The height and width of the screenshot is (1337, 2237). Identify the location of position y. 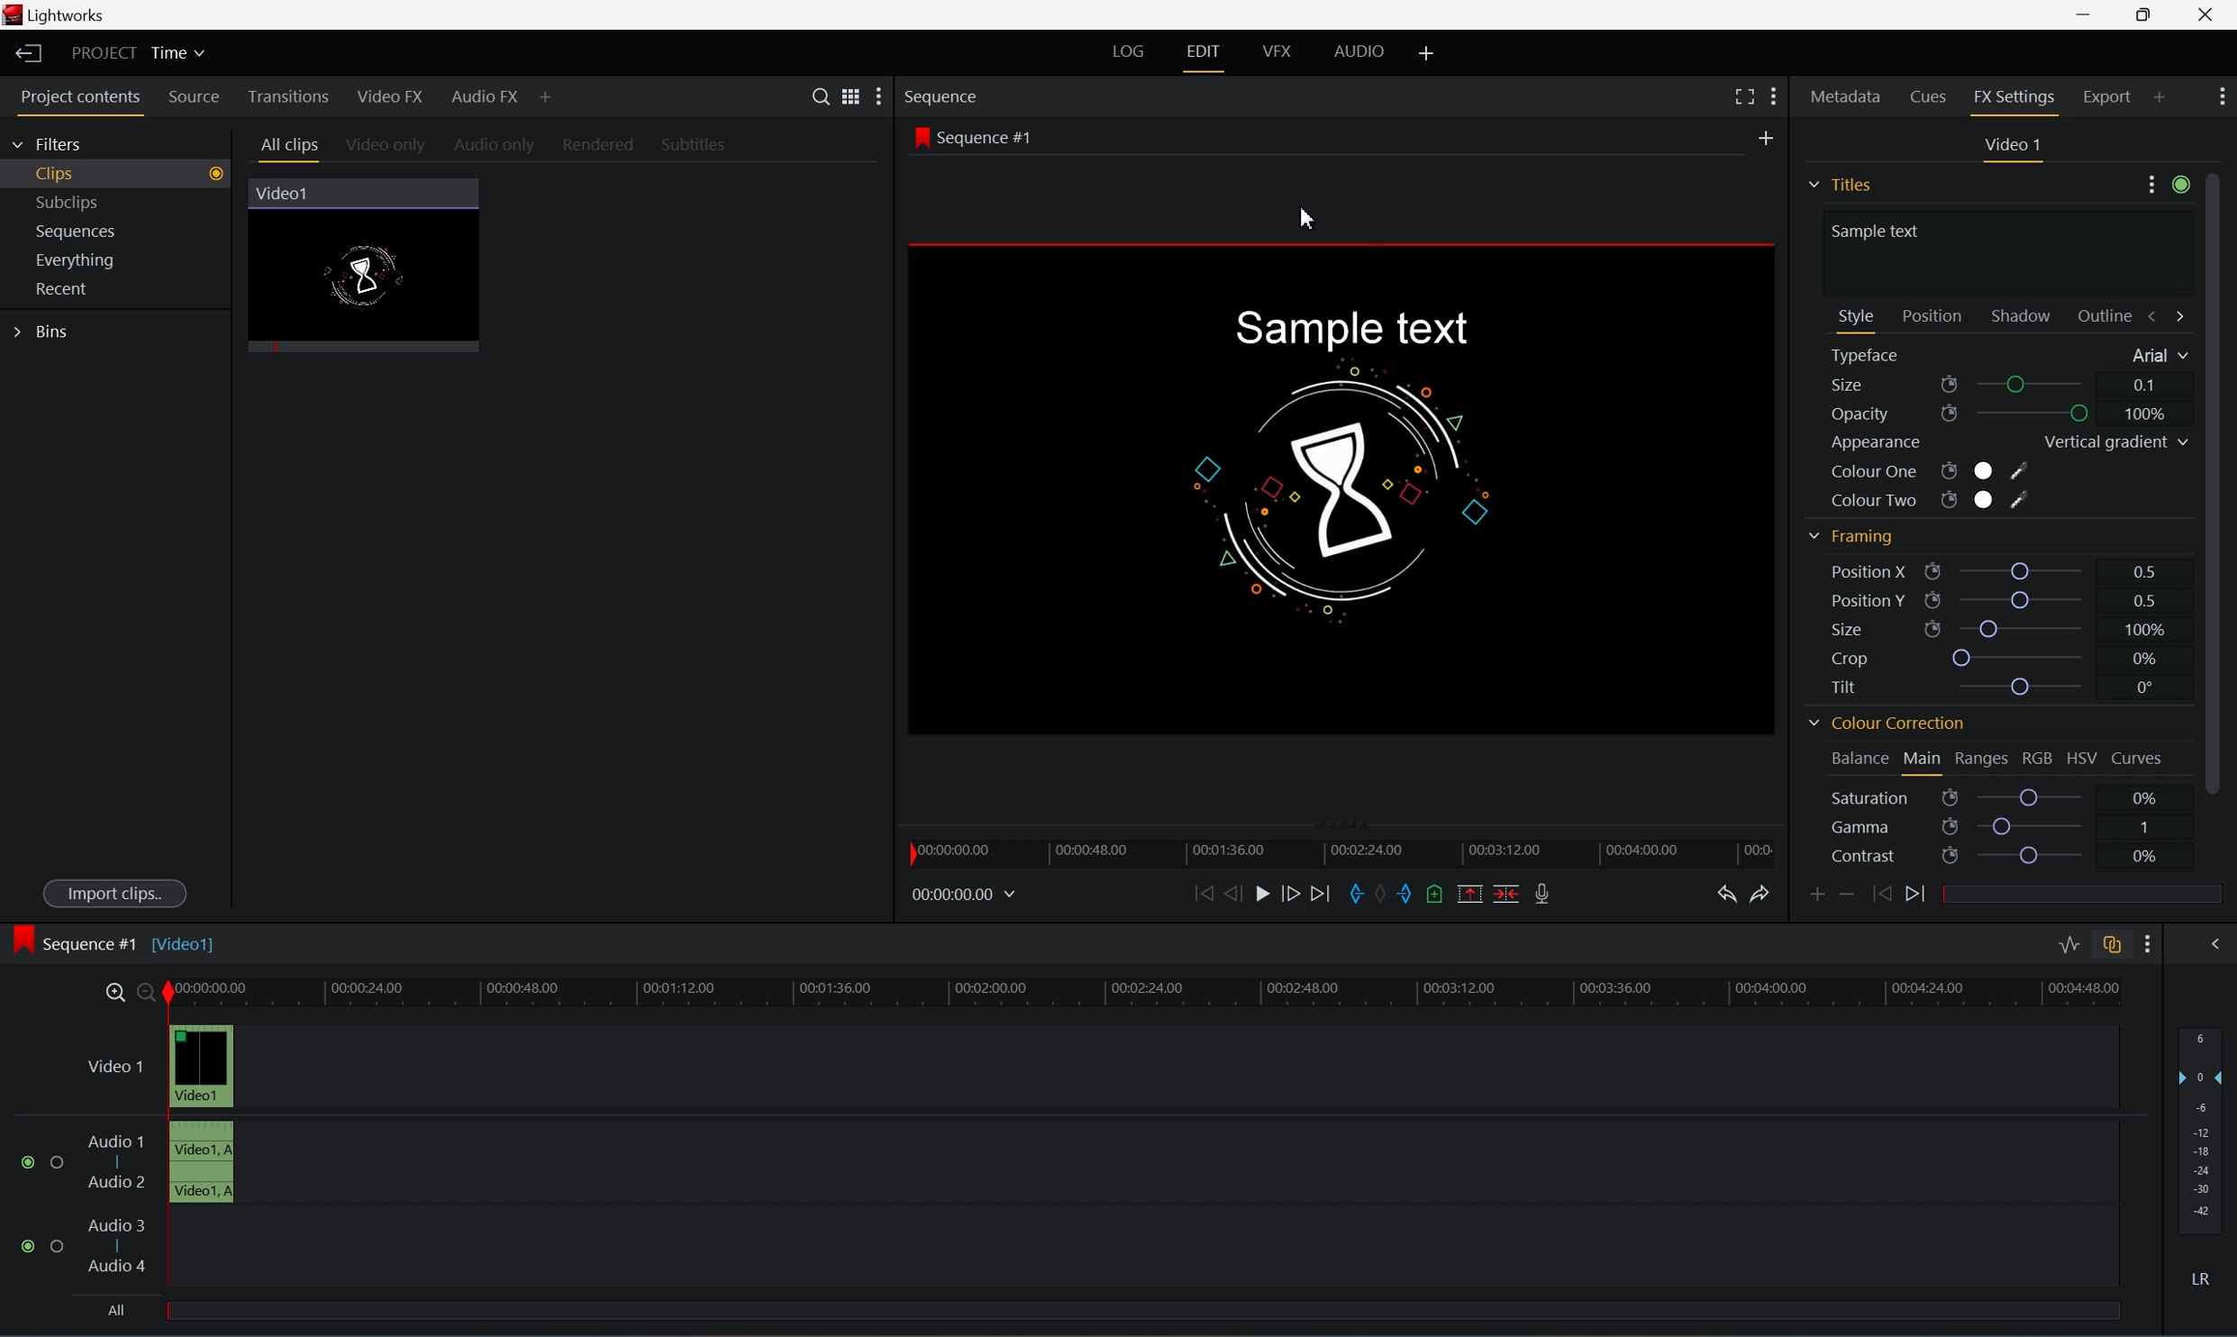
(1878, 600).